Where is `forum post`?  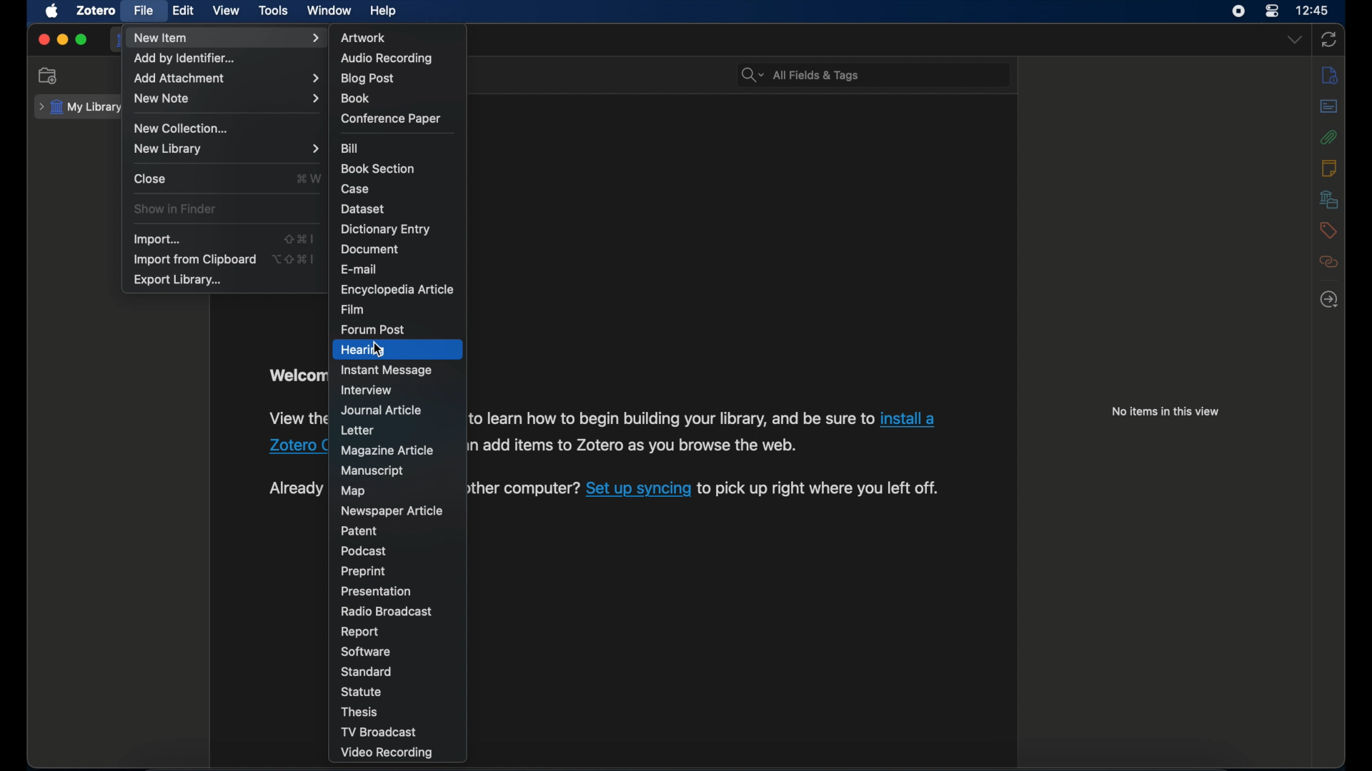
forum post is located at coordinates (372, 330).